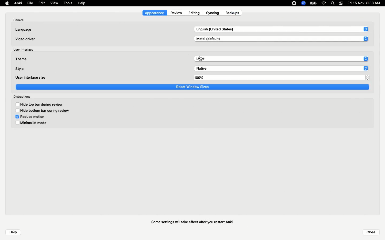 Image resolution: width=385 pixels, height=240 pixels. Describe the element at coordinates (372, 232) in the screenshot. I see `Close` at that location.